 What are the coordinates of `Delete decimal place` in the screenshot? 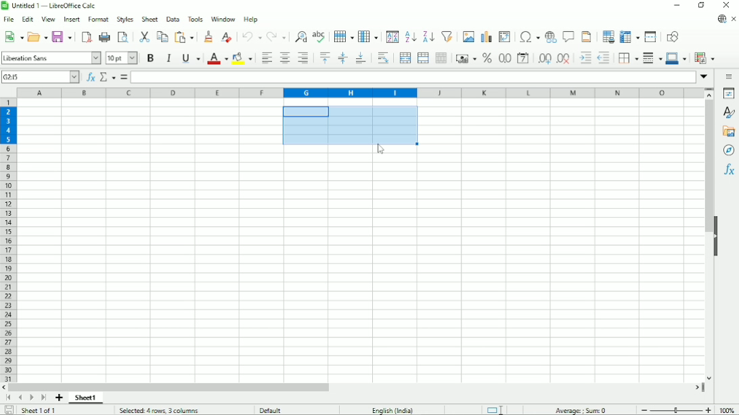 It's located at (564, 59).